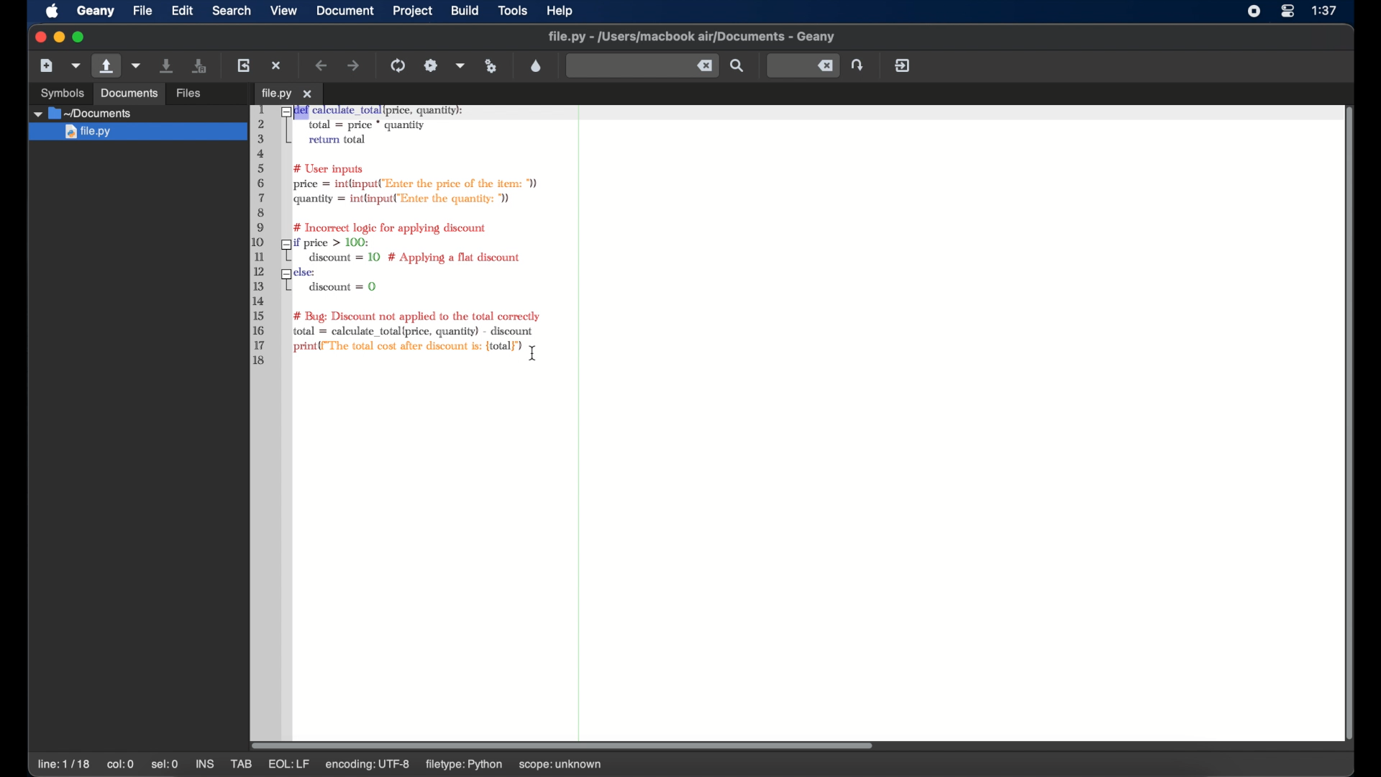 This screenshot has width=1381, height=777. I want to click on quit geany, so click(902, 65).